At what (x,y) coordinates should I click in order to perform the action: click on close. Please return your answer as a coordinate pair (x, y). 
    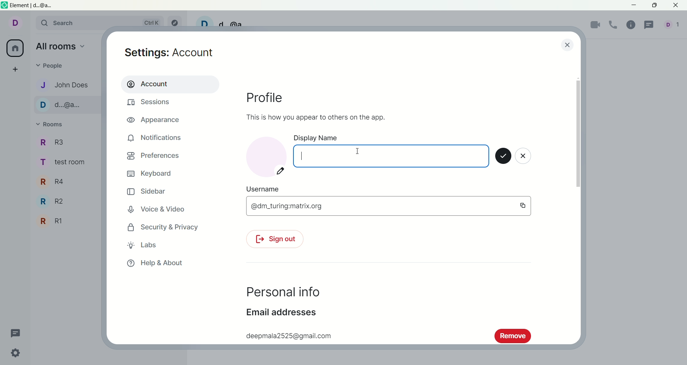
    Looking at the image, I should click on (524, 157).